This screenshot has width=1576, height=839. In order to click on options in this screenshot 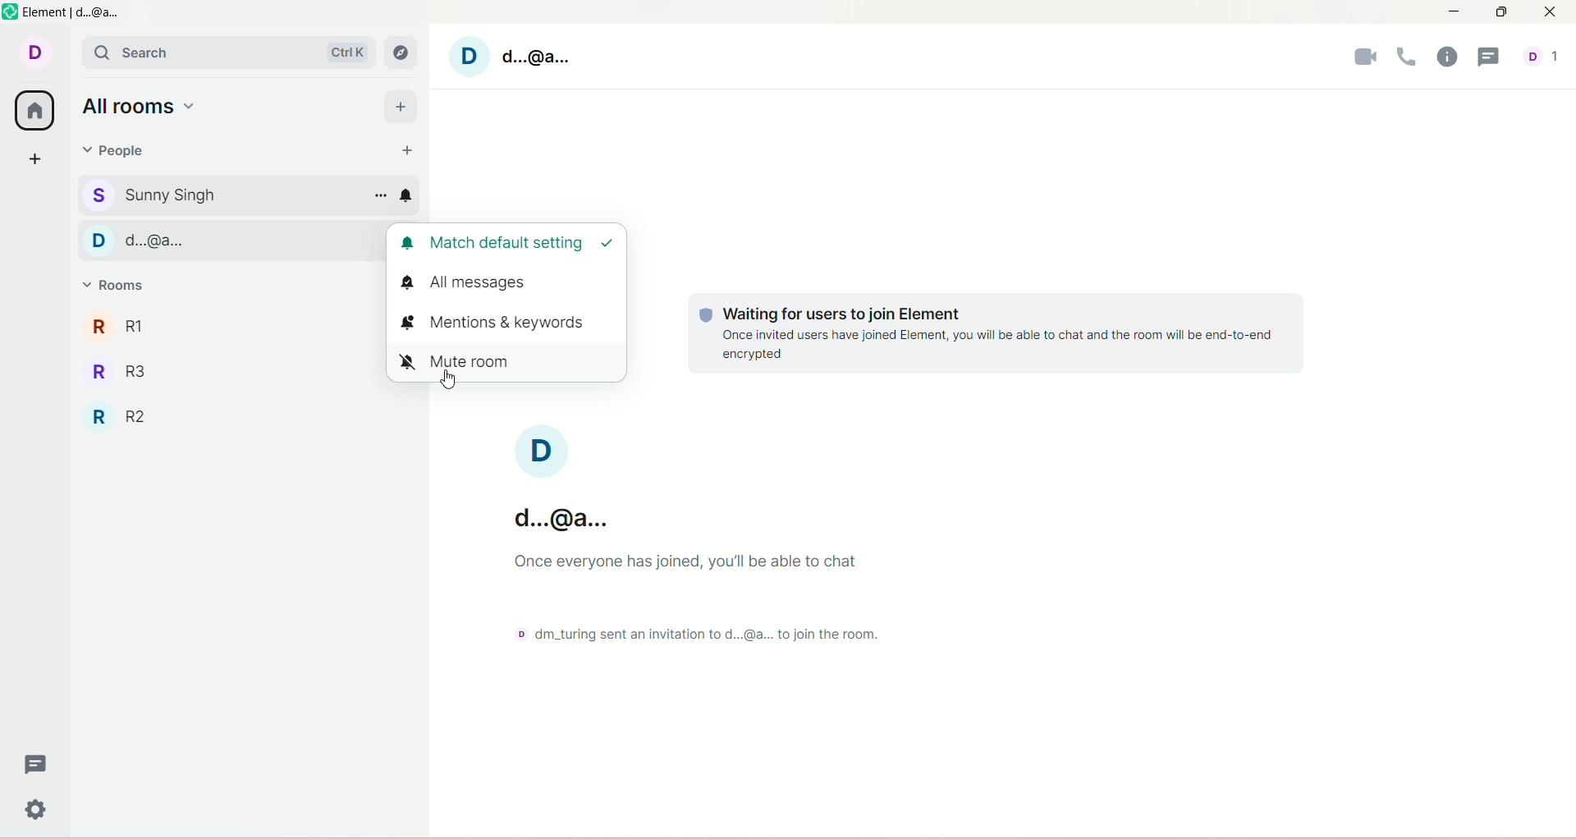, I will do `click(381, 196)`.